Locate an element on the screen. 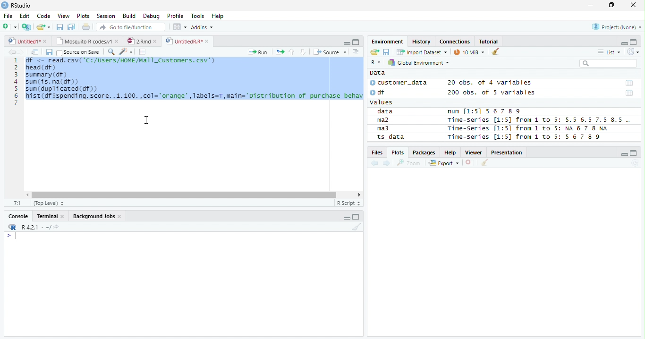  Global Environment is located at coordinates (419, 62).